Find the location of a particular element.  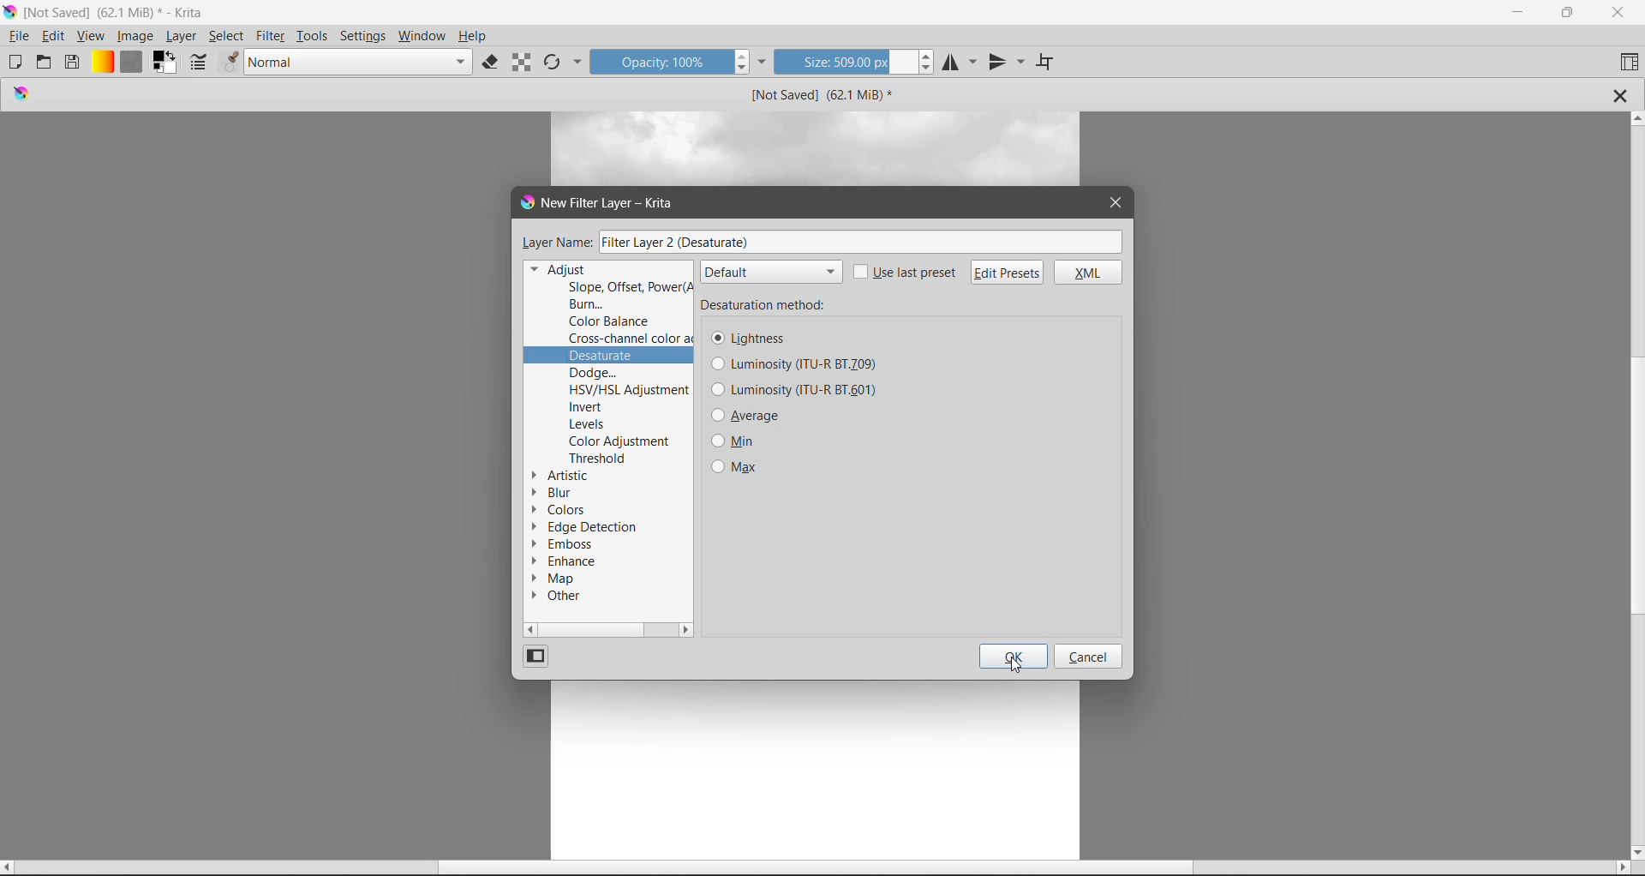

Choose Workspace is located at coordinates (1627, 63).